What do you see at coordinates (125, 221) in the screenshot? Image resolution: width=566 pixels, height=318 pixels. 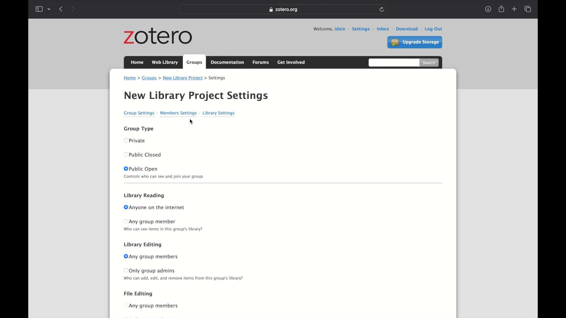 I see `button` at bounding box center [125, 221].